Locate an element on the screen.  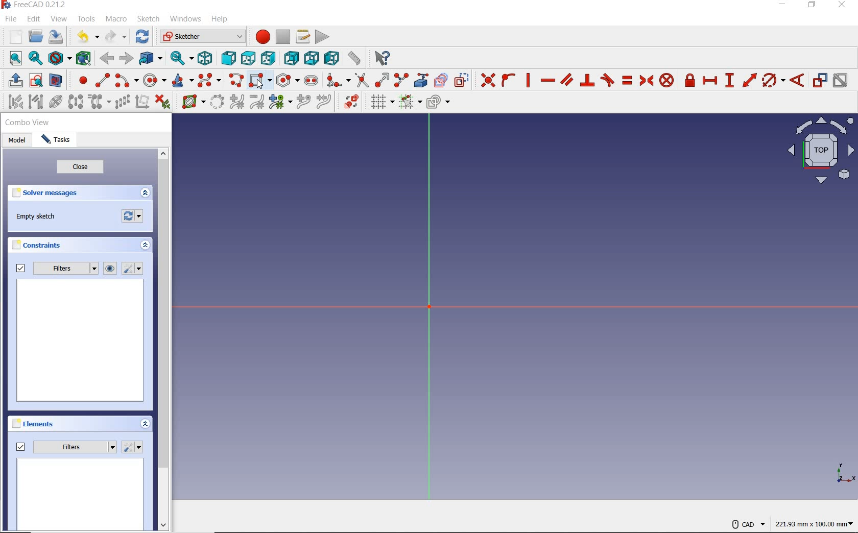
toggle driving constraint is located at coordinates (820, 80).